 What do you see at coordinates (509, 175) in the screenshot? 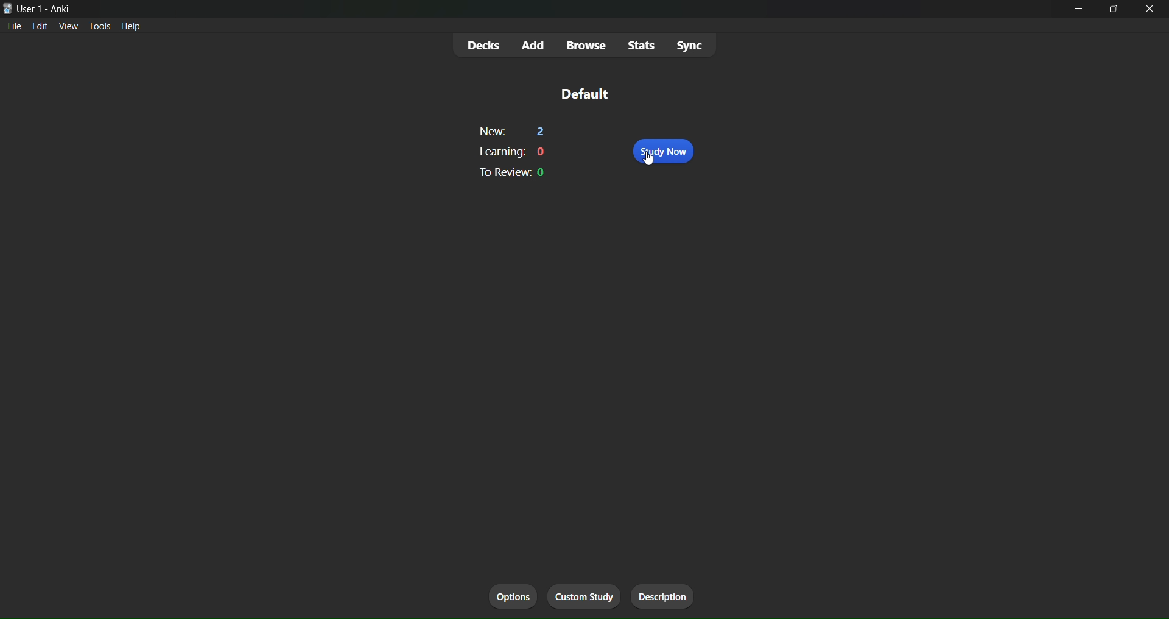
I see `to review: 0` at bounding box center [509, 175].